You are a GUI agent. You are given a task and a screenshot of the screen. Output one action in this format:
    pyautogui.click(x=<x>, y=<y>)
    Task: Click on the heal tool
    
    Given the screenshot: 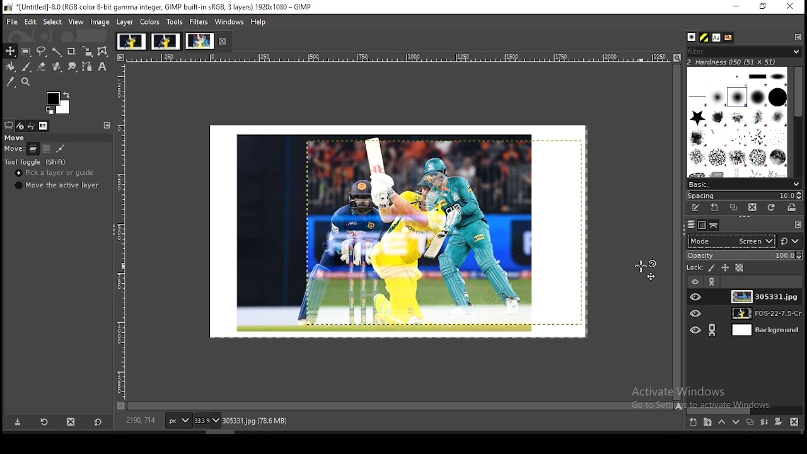 What is the action you would take?
    pyautogui.click(x=57, y=66)
    